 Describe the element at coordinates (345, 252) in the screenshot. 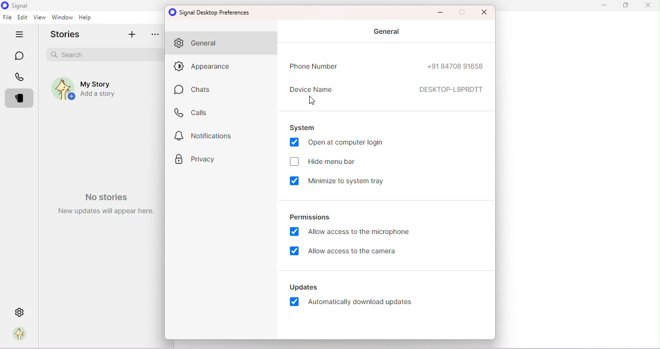

I see `Allow access to the camera` at that location.